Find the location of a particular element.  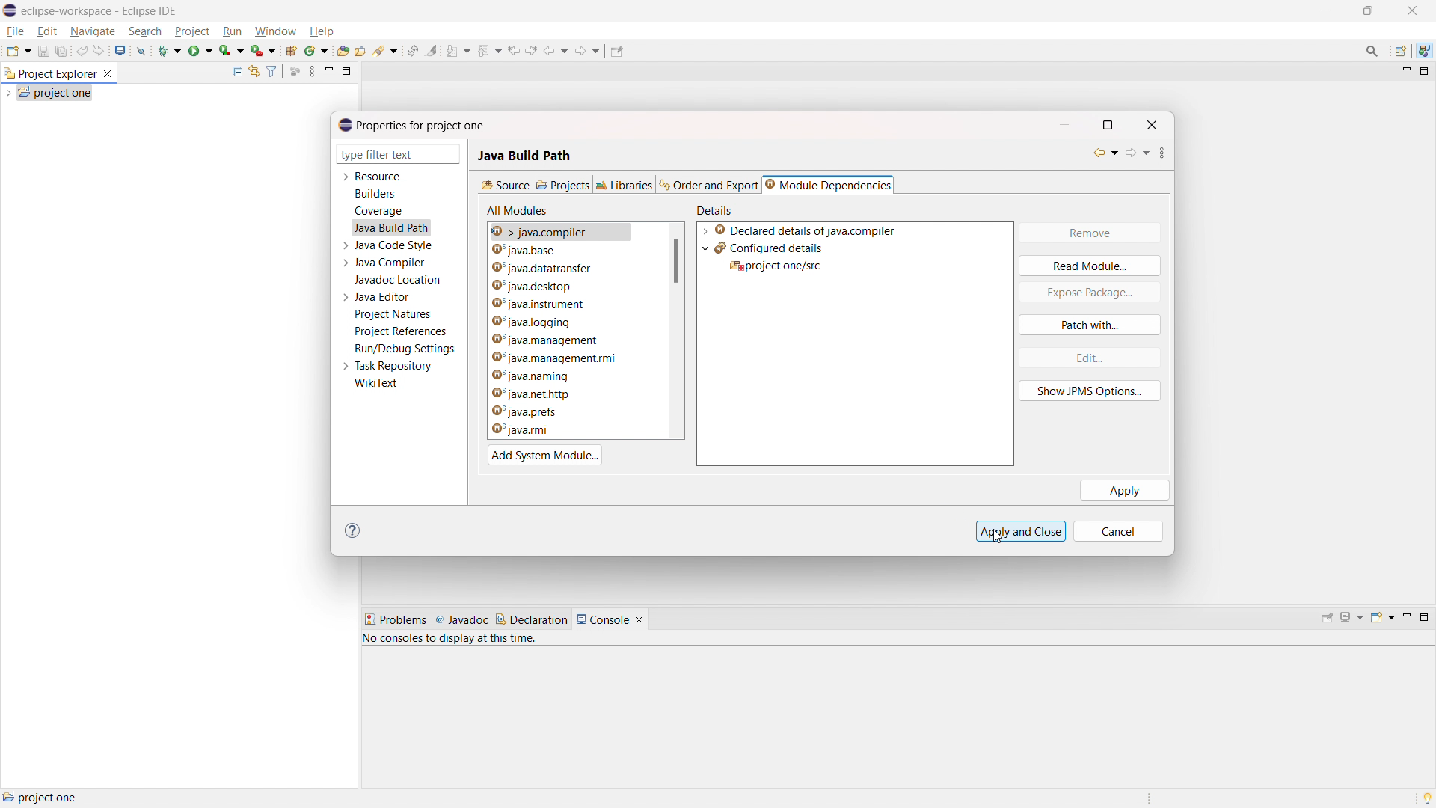

search is located at coordinates (146, 31).